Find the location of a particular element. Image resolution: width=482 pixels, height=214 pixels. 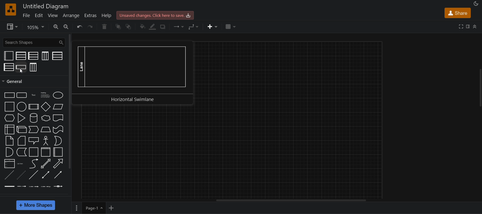

tape is located at coordinates (58, 130).